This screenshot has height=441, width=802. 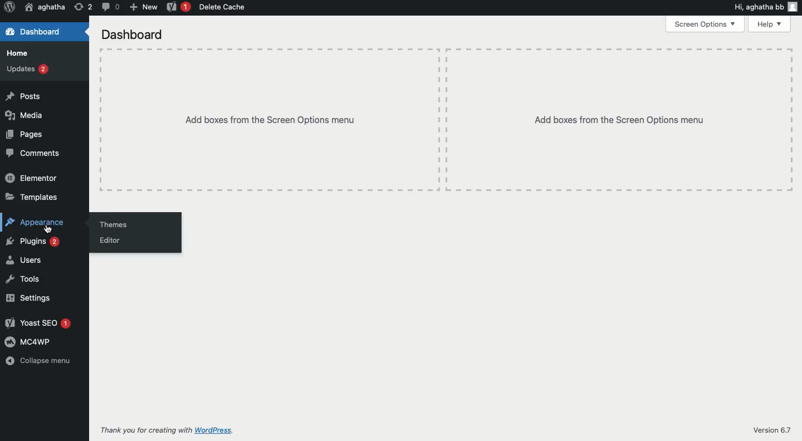 What do you see at coordinates (769, 429) in the screenshot?
I see `Version 6.7` at bounding box center [769, 429].